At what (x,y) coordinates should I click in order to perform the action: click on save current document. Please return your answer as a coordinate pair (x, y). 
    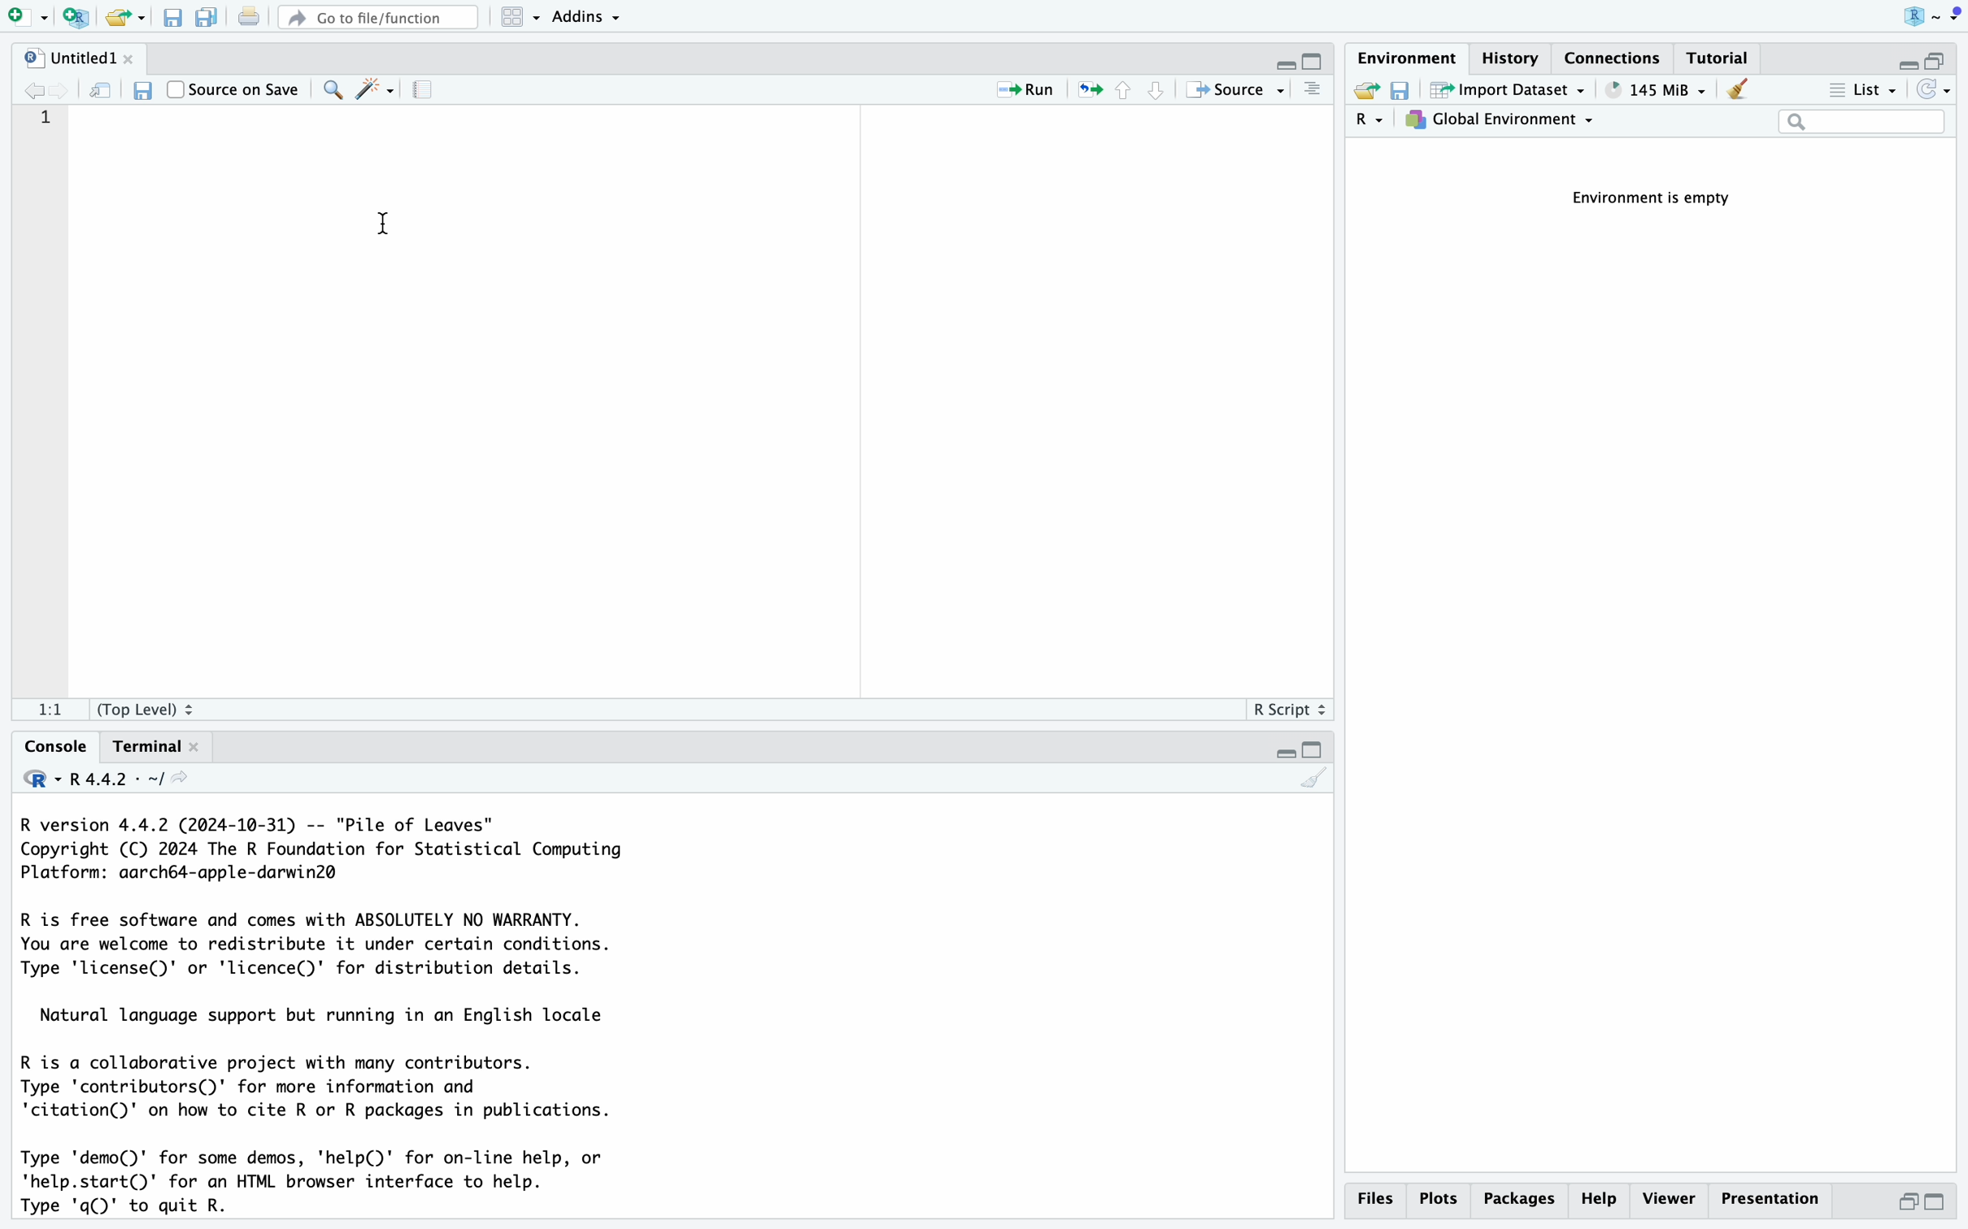
    Looking at the image, I should click on (174, 17).